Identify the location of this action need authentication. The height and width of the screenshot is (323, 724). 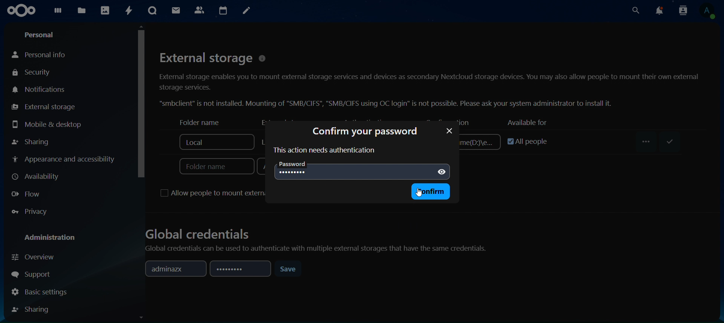
(324, 151).